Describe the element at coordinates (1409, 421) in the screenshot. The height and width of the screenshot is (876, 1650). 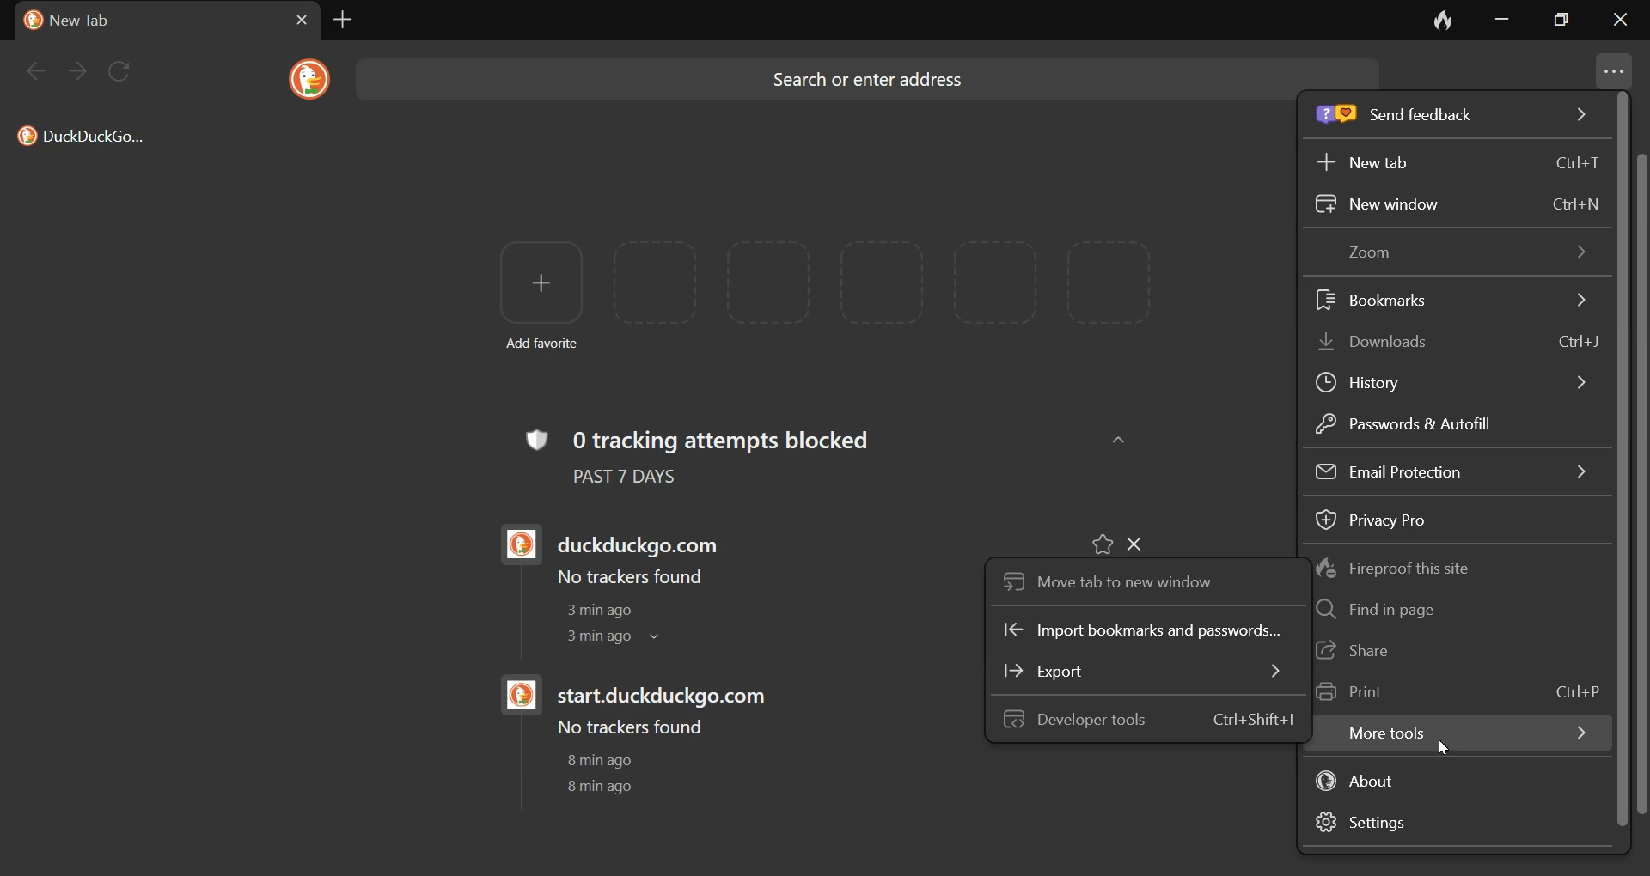
I see `Passwords & Autofill` at that location.